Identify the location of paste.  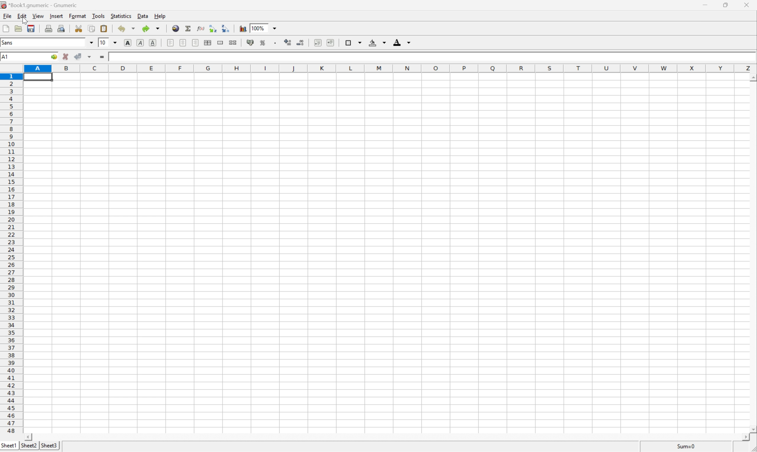
(104, 28).